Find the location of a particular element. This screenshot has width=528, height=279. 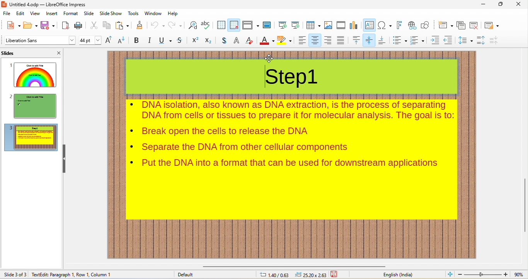

hide is located at coordinates (66, 160).